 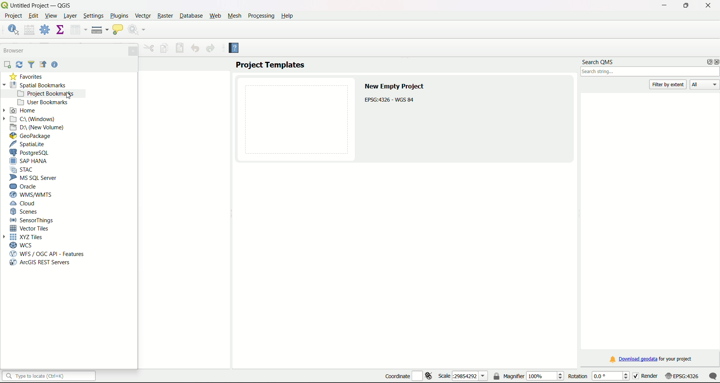 I want to click on edit, so click(x=33, y=15).